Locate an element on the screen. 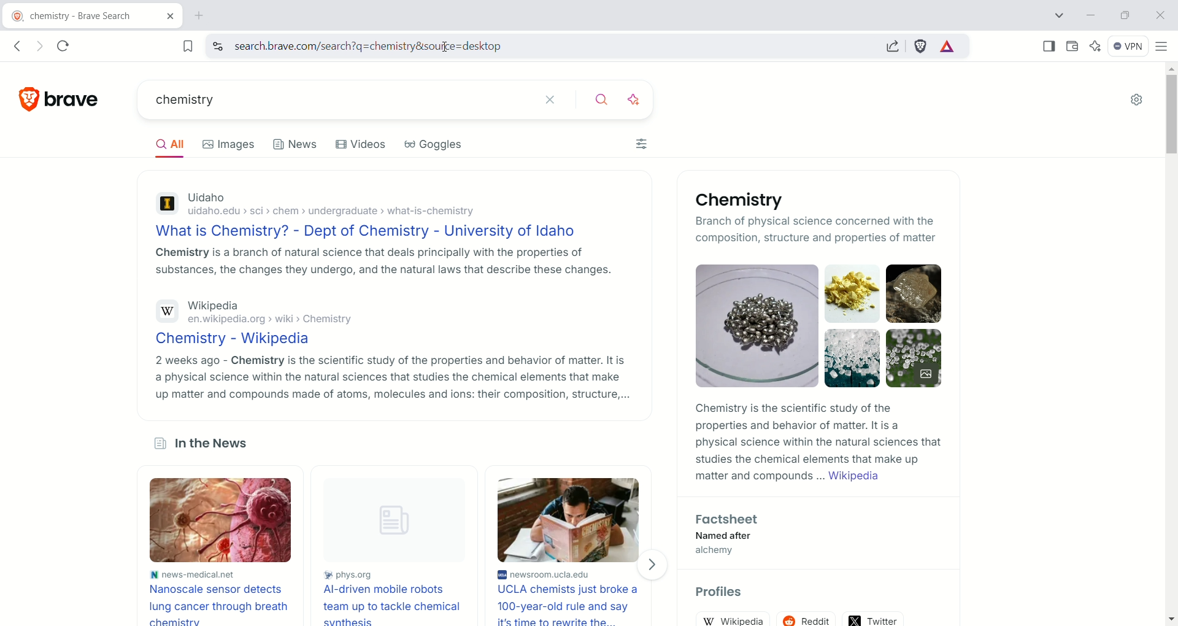 The height and width of the screenshot is (626, 1178). uidaho.edu > sci > chem > undergraduate > what-is-chemistry is located at coordinates (337, 213).